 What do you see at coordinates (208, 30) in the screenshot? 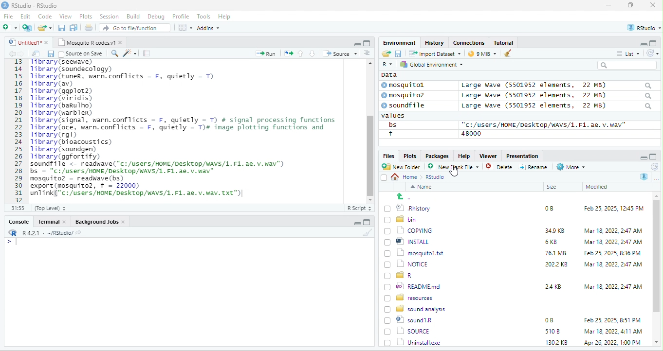
I see `Adonns ` at bounding box center [208, 30].